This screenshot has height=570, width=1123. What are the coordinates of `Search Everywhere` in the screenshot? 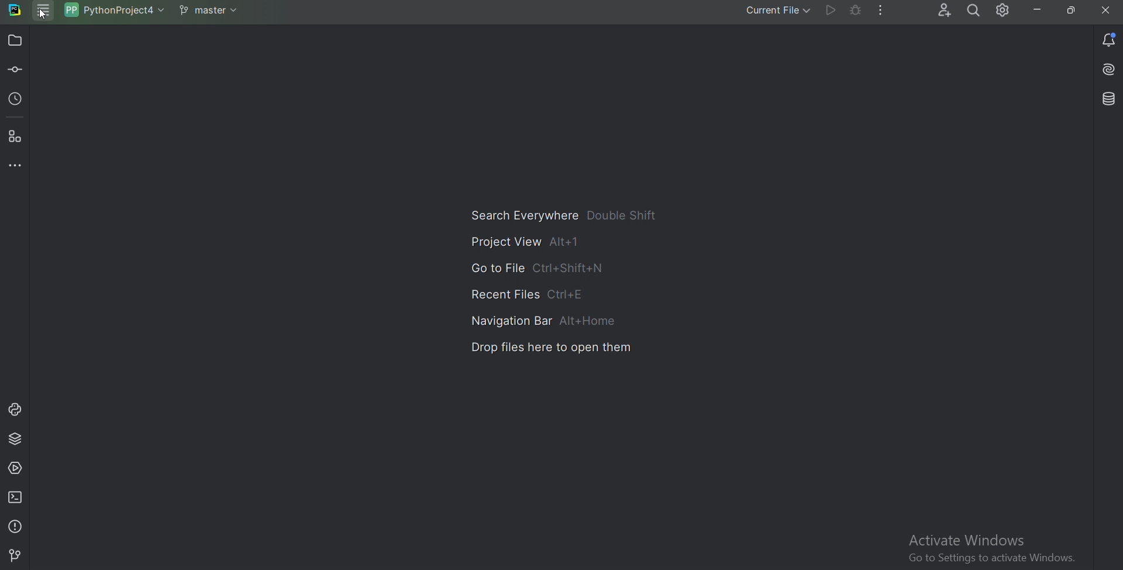 It's located at (570, 215).